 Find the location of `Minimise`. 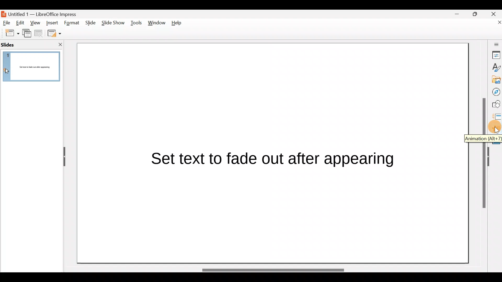

Minimise is located at coordinates (456, 15).